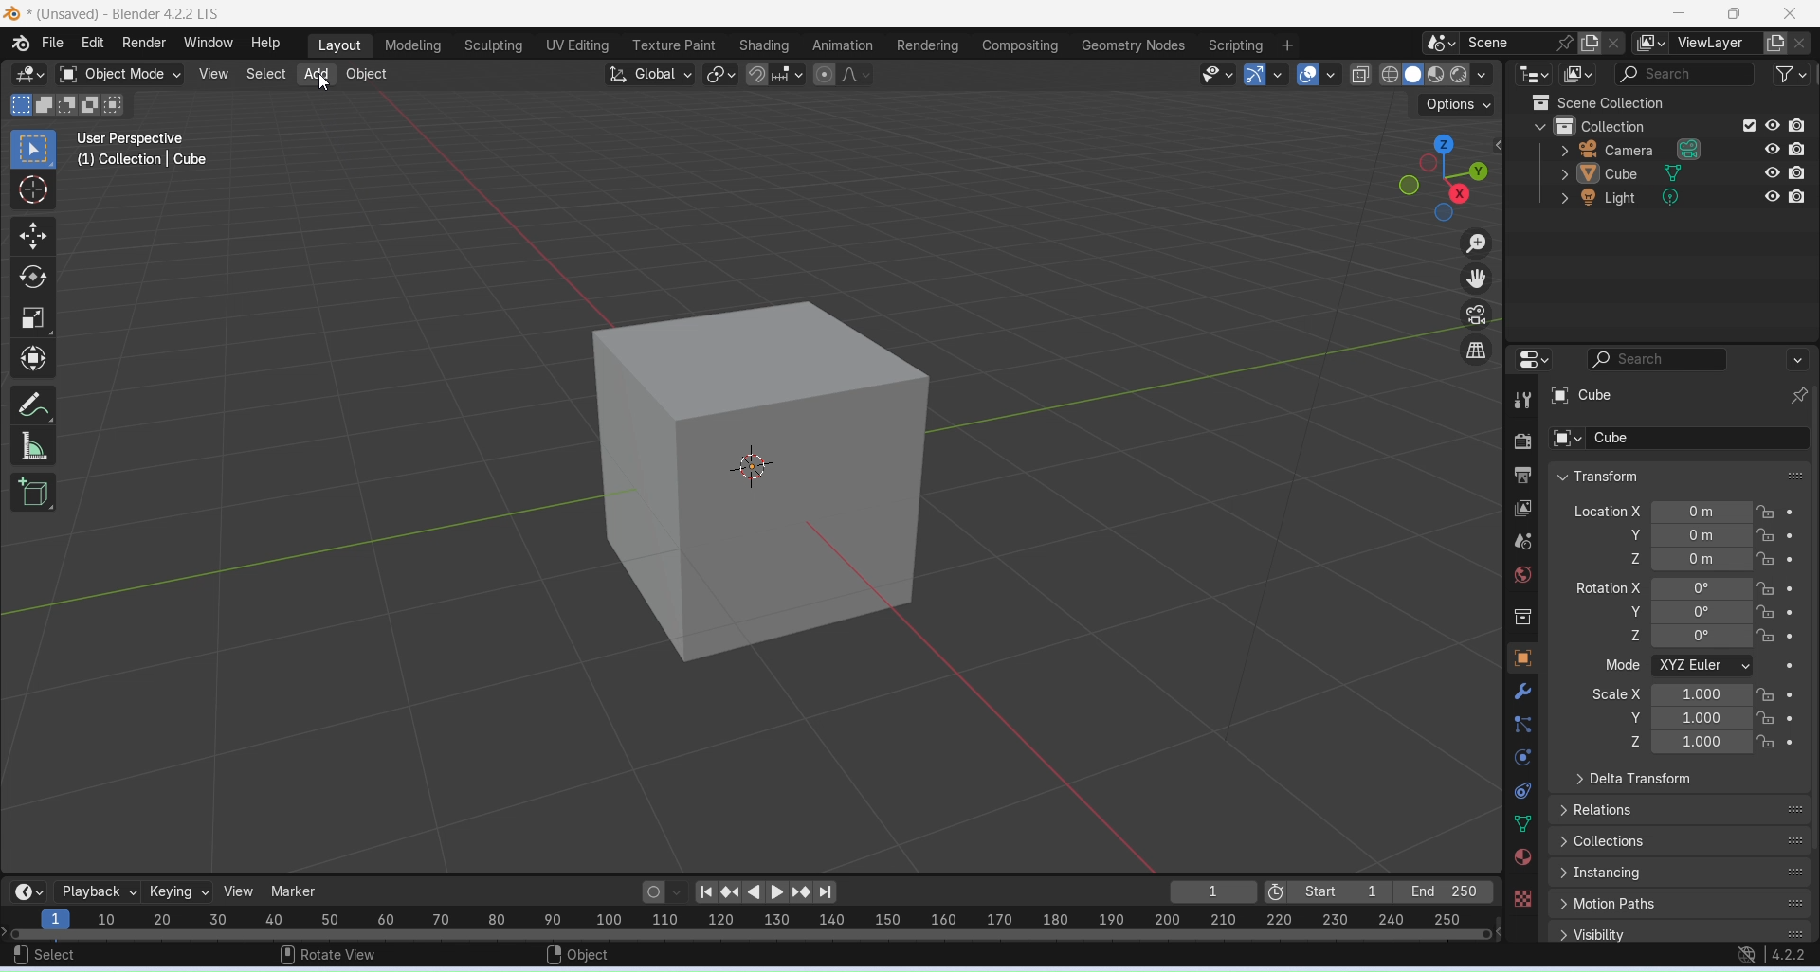 The height and width of the screenshot is (972, 1820). What do you see at coordinates (34, 189) in the screenshot?
I see `Cursor` at bounding box center [34, 189].